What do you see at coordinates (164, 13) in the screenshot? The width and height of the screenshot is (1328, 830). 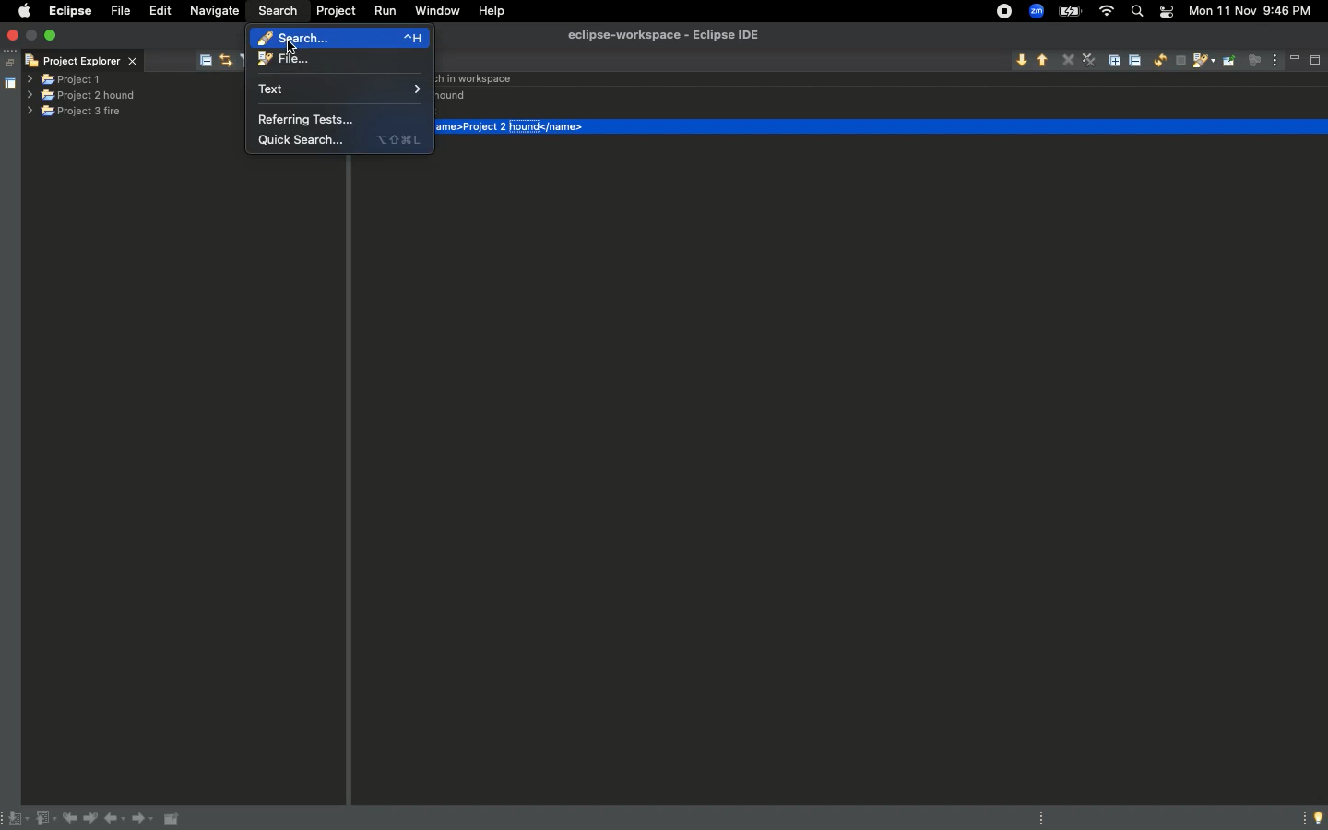 I see `Edit` at bounding box center [164, 13].